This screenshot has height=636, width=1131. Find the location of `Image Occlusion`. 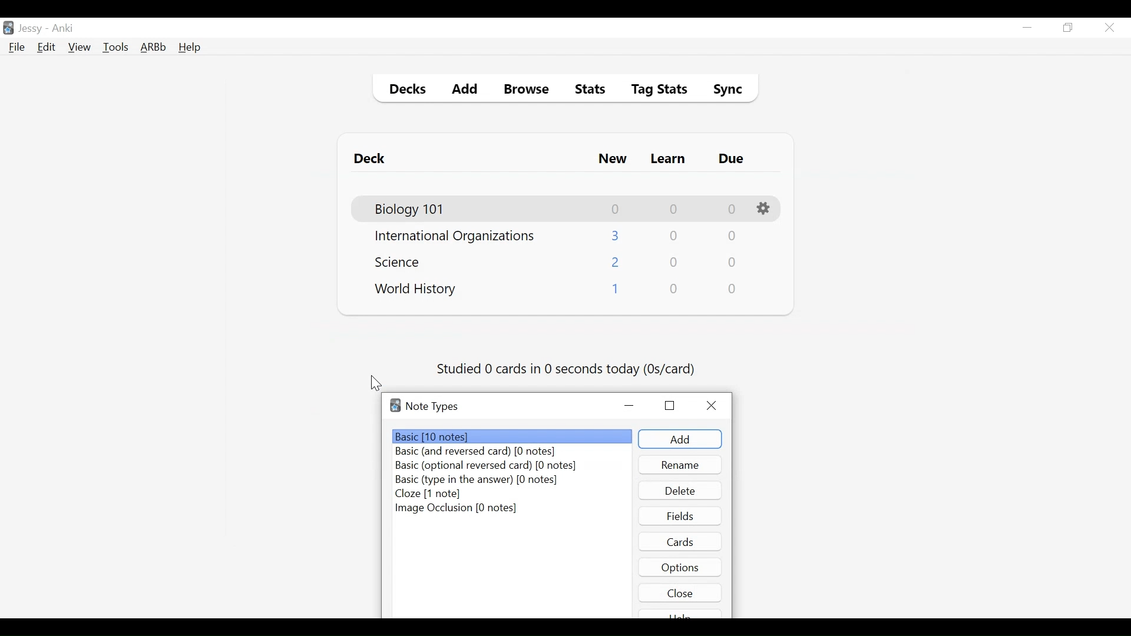

Image Occlusion is located at coordinates (457, 509).